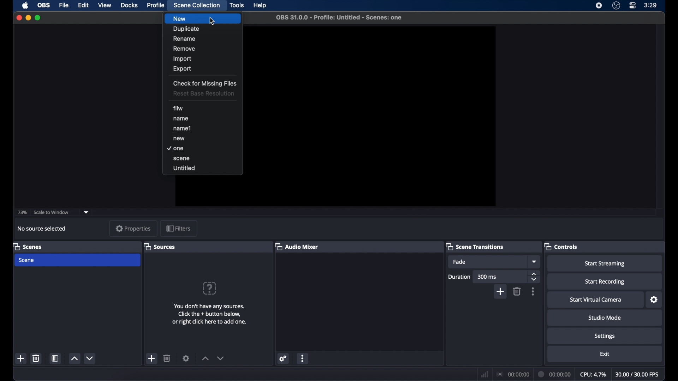 This screenshot has width=678, height=381. Describe the element at coordinates (203, 58) in the screenshot. I see `Import` at that location.